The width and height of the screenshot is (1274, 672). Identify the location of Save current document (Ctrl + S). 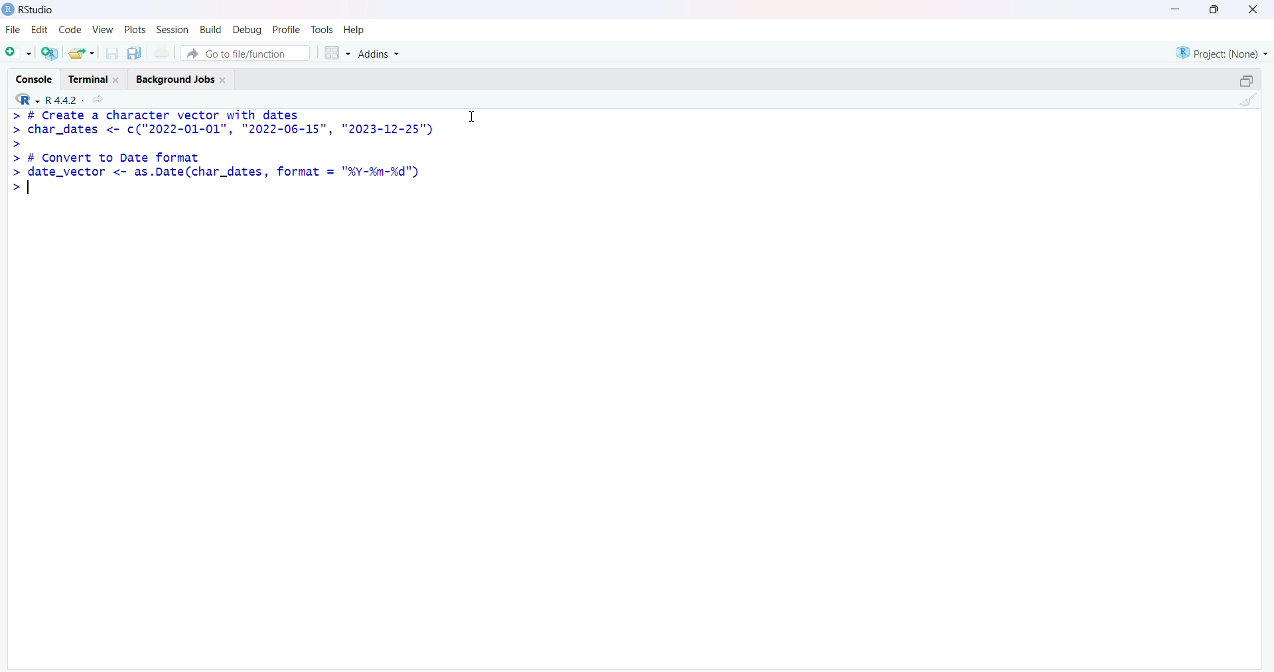
(115, 50).